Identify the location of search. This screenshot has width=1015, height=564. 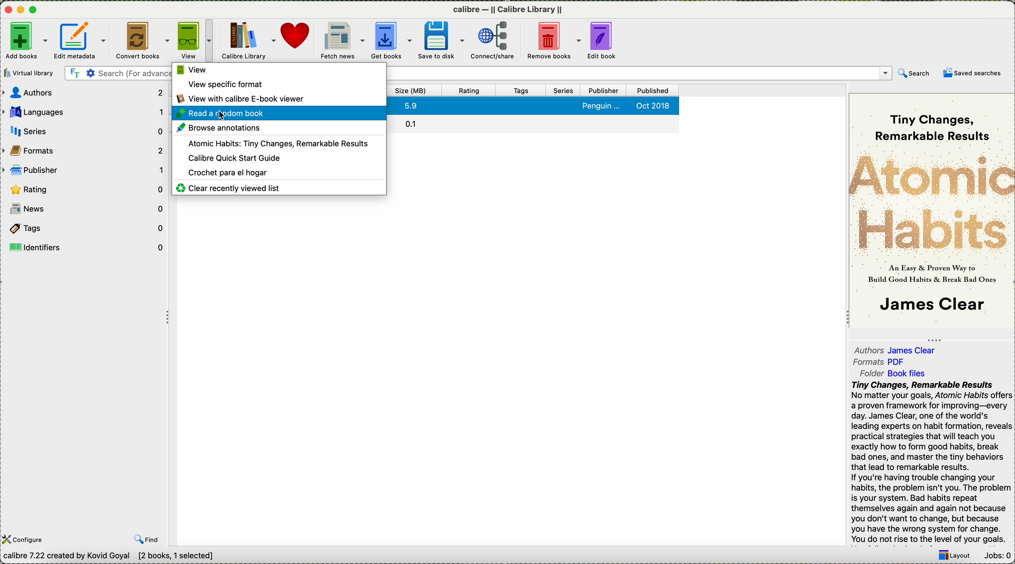
(914, 74).